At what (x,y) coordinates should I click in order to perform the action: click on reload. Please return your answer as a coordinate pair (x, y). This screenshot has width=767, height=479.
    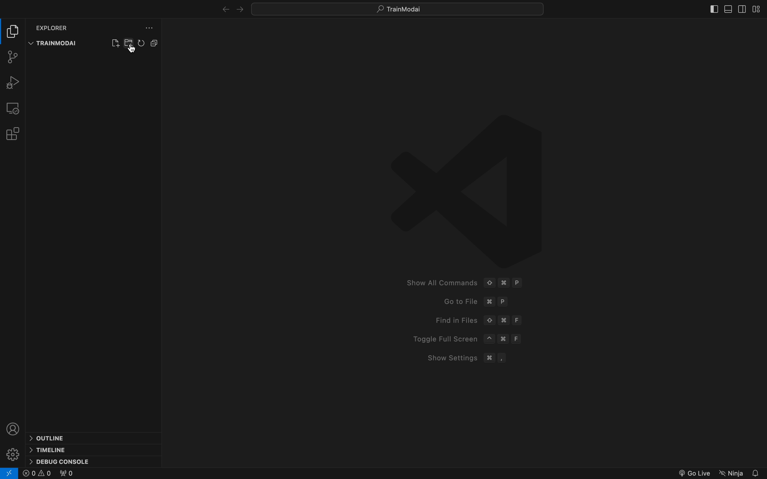
    Looking at the image, I should click on (142, 42).